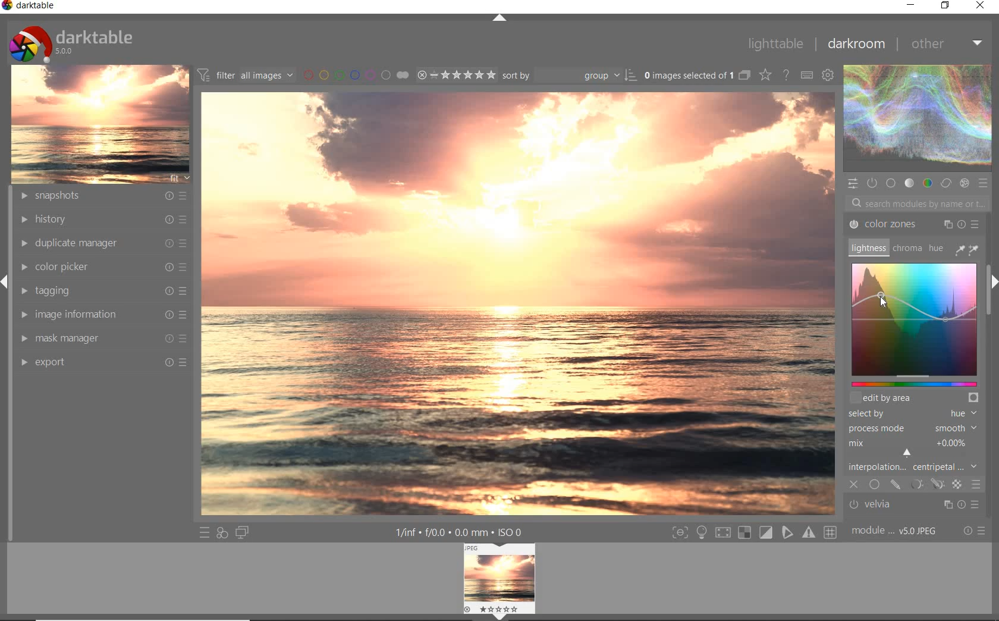 The height and width of the screenshot is (621, 999). What do you see at coordinates (913, 324) in the screenshot?
I see `COLOR ZONES MAP` at bounding box center [913, 324].